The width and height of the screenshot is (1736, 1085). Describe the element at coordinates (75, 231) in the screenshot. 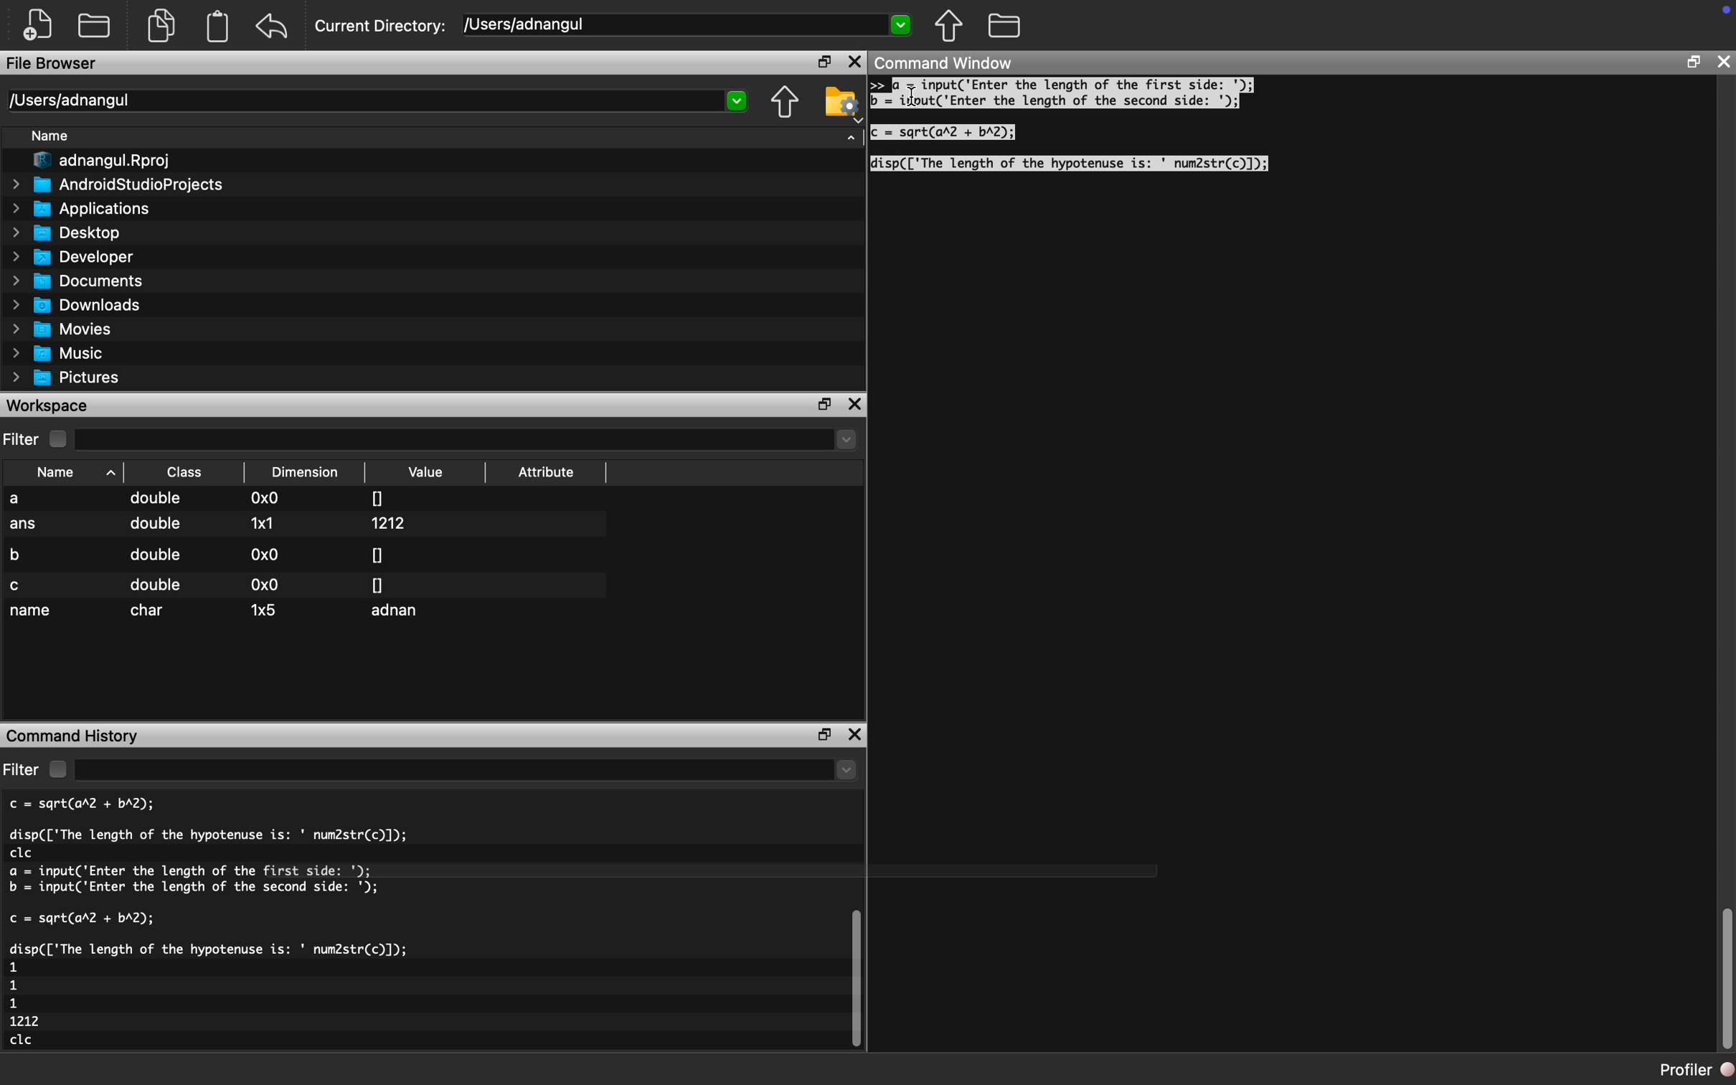

I see ` Desktop` at that location.